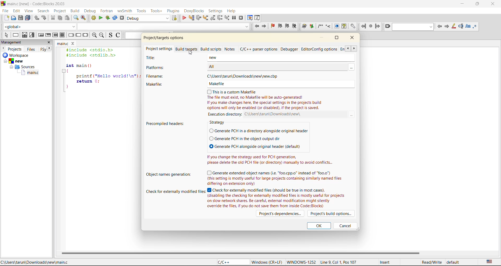 Image resolution: width=501 pixels, height=266 pixels. I want to click on break instruction, so click(71, 36).